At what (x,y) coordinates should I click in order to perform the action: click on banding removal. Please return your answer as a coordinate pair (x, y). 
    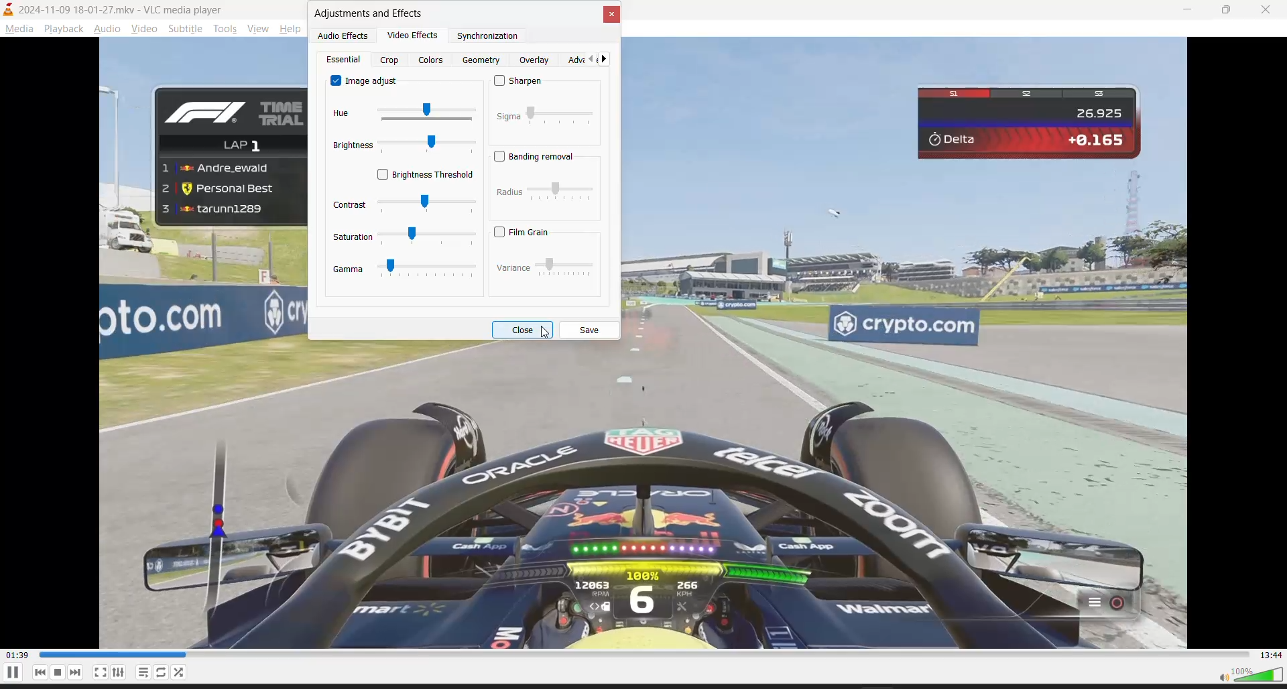
    Looking at the image, I should click on (536, 156).